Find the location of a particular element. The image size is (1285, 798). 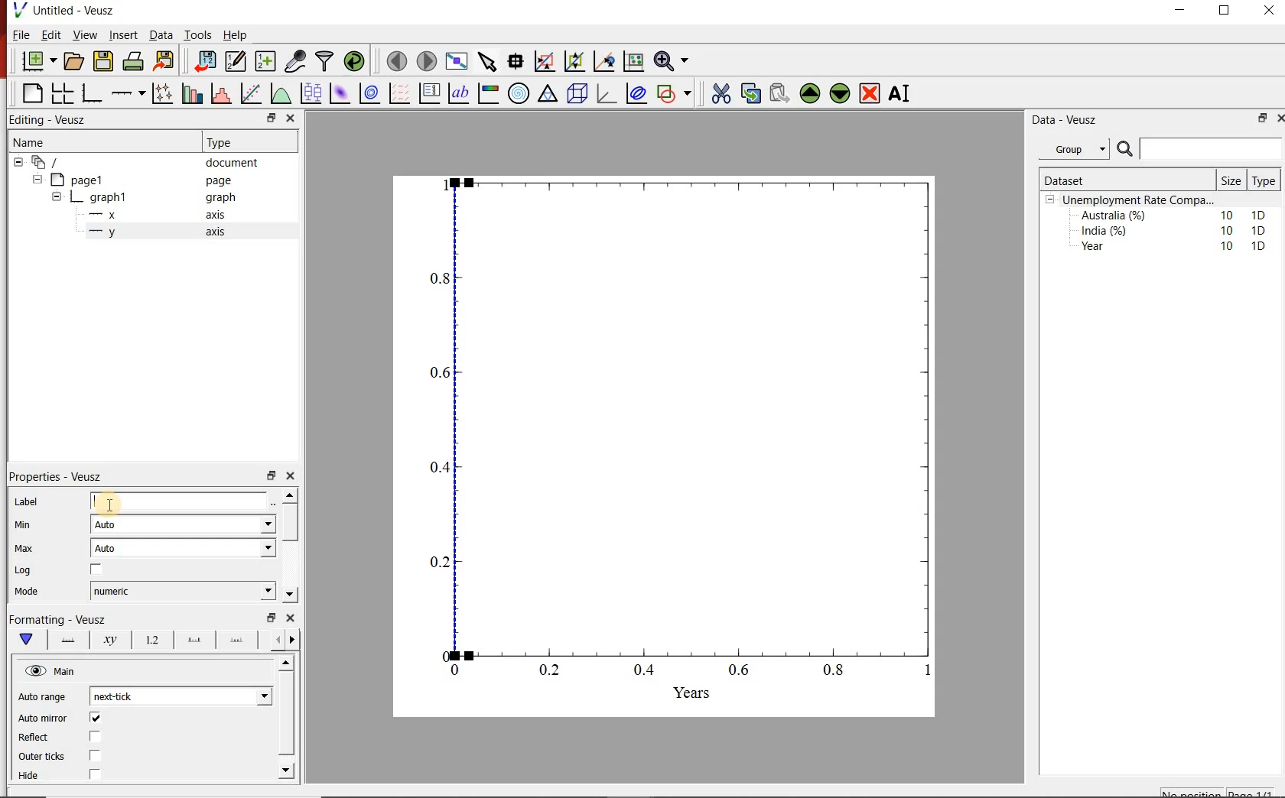

copy the widgets is located at coordinates (750, 93).